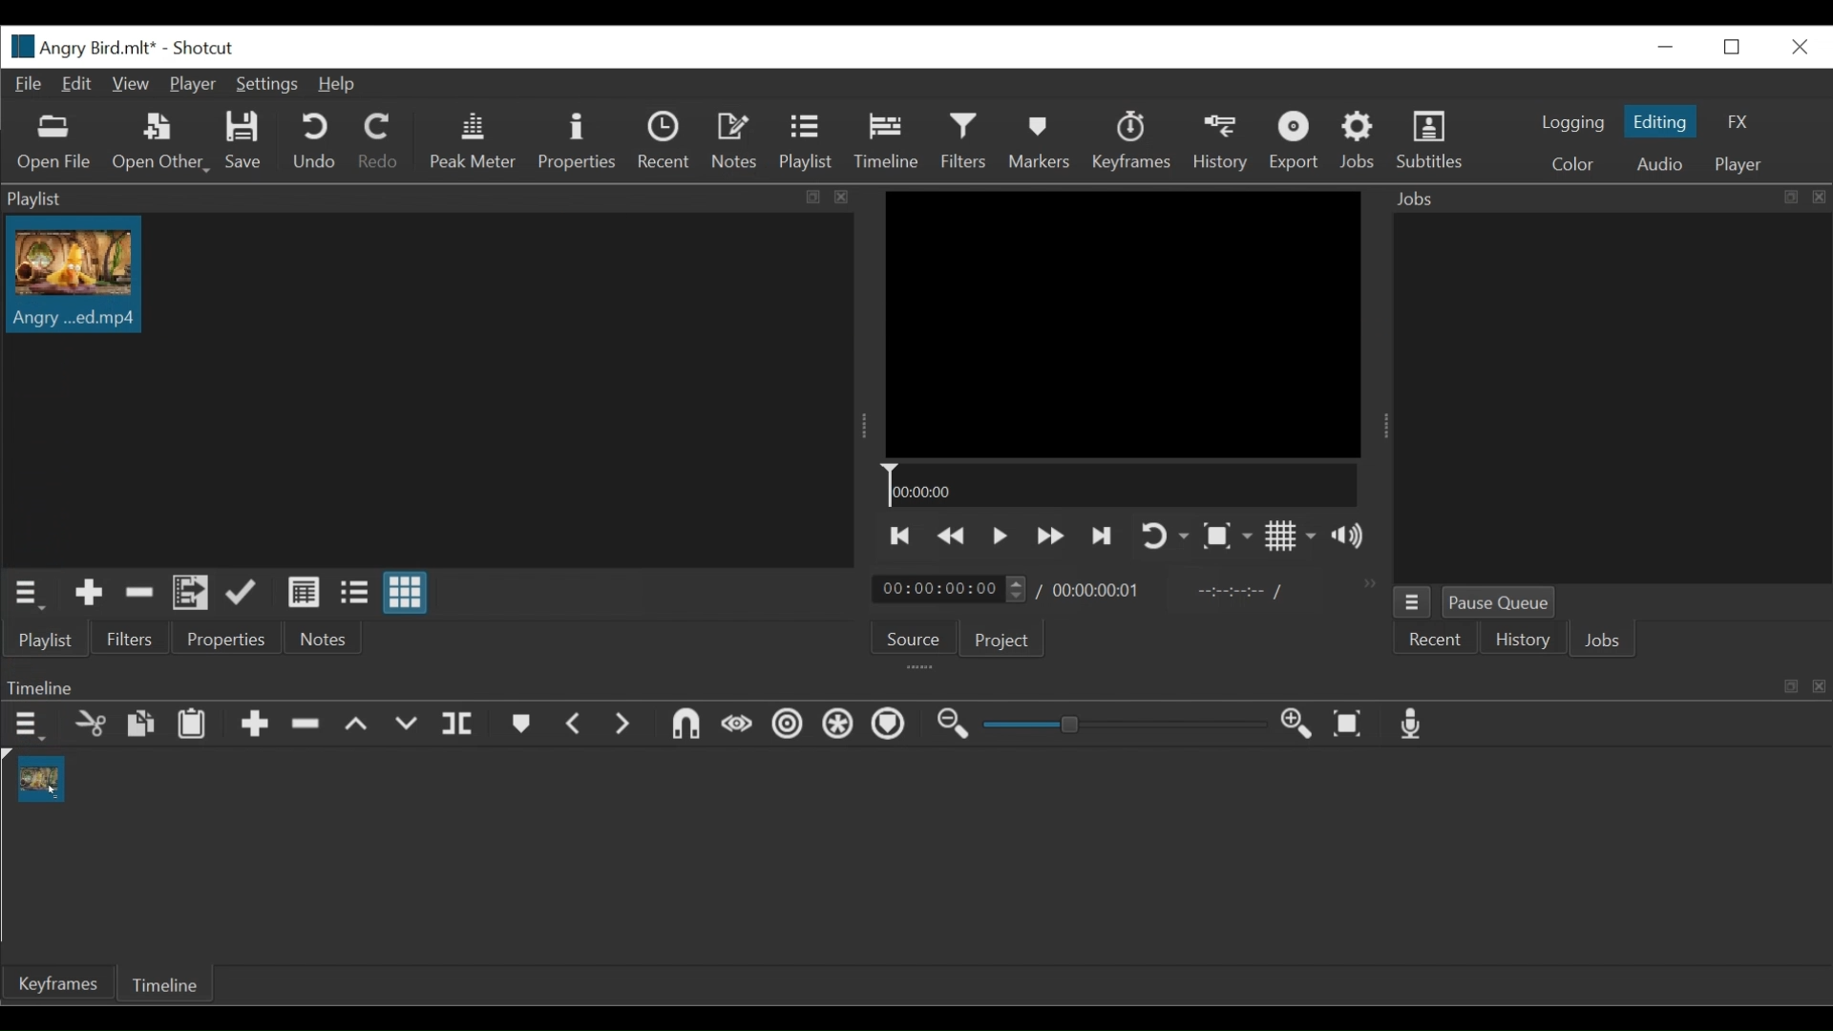 The height and width of the screenshot is (1031, 1833). I want to click on Properties, so click(578, 142).